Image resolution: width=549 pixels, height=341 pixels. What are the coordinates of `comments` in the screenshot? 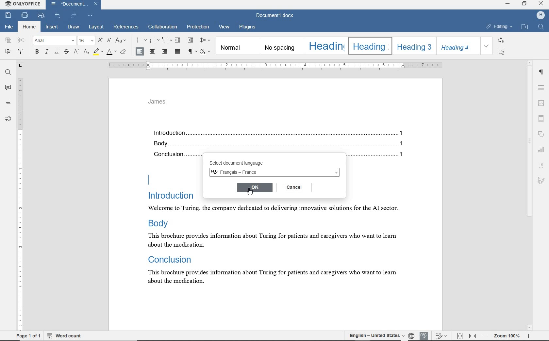 It's located at (8, 88).